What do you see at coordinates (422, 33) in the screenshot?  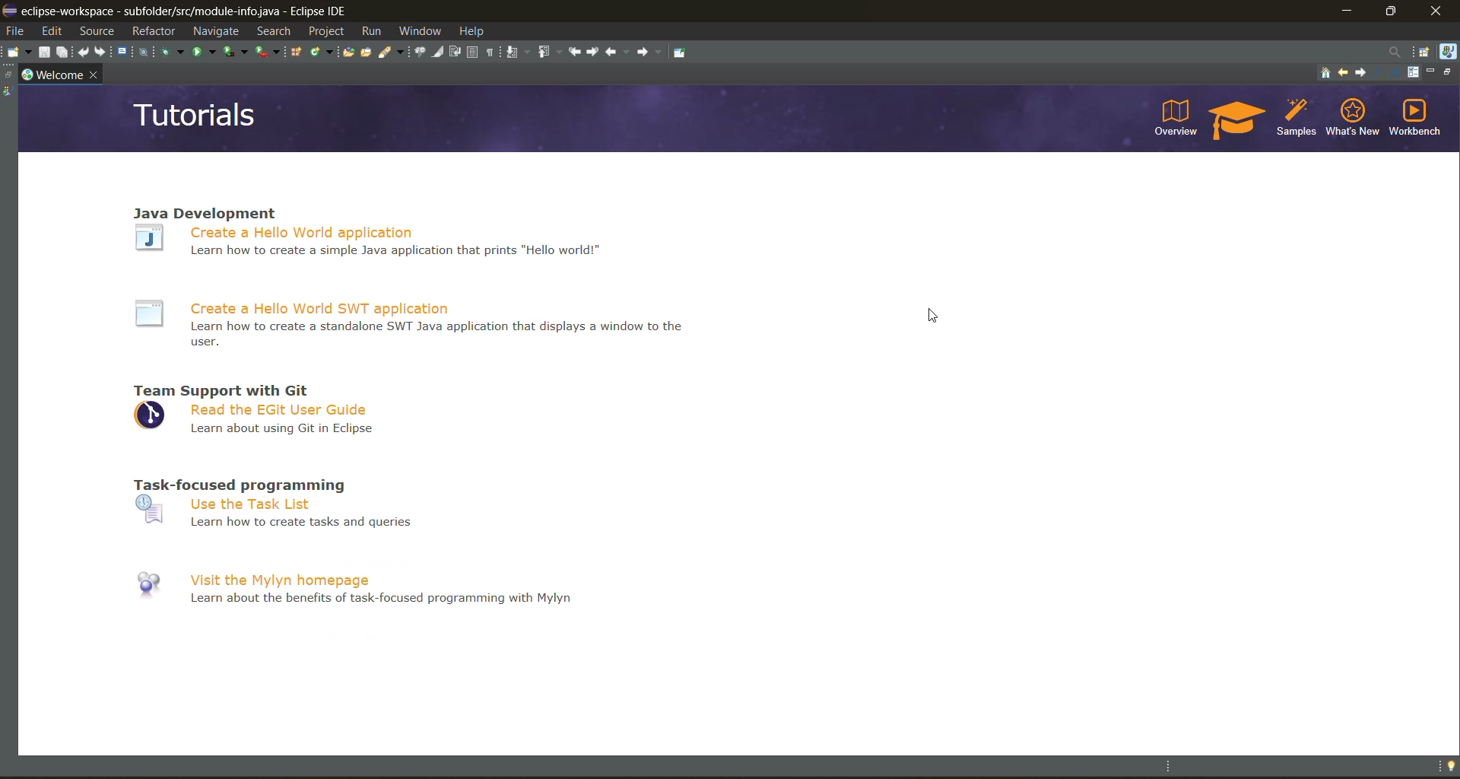 I see `window` at bounding box center [422, 33].